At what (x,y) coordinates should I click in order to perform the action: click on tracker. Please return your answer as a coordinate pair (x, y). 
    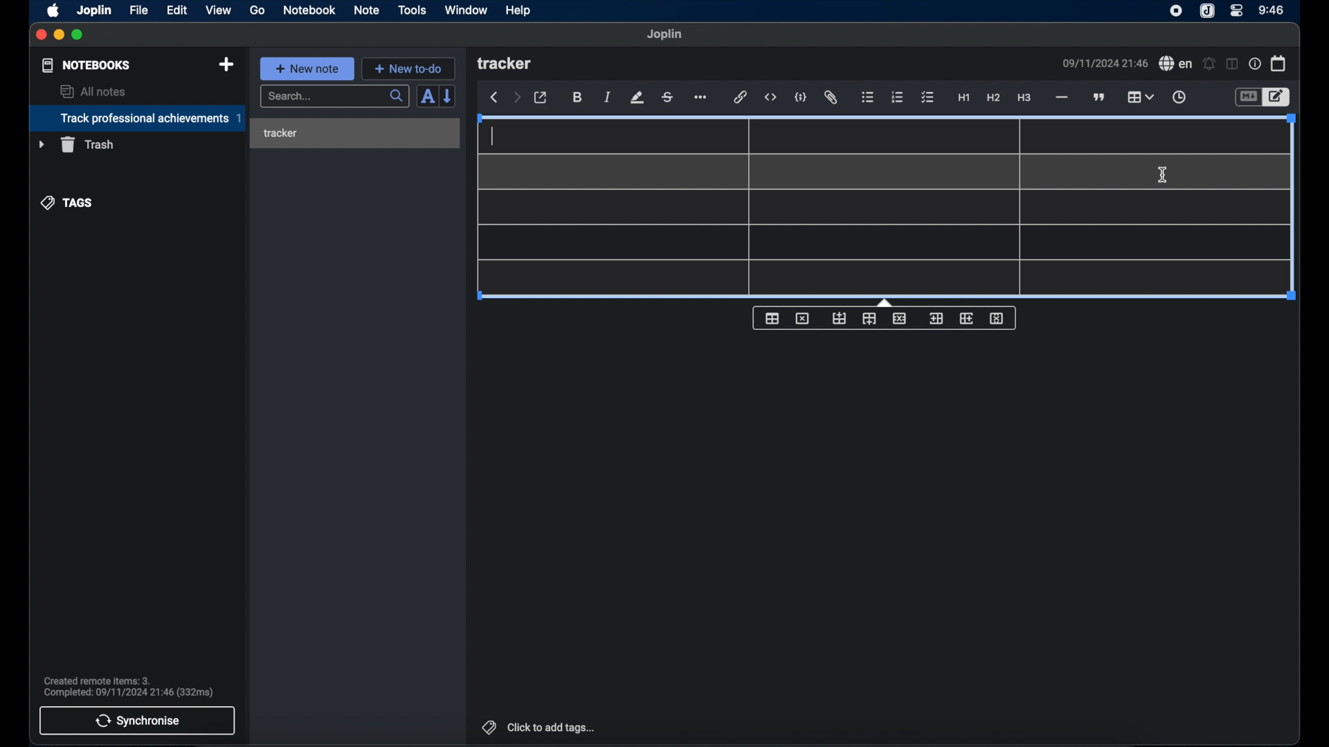
    Looking at the image, I should click on (506, 64).